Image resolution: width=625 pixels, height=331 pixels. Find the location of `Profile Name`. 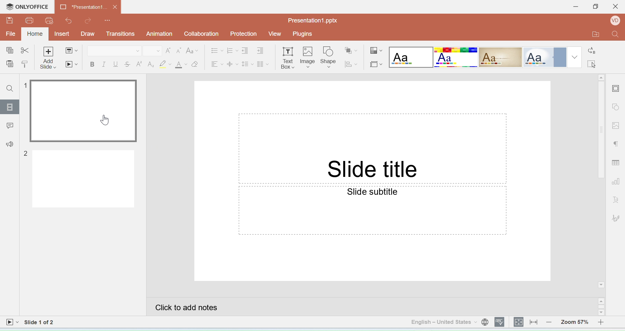

Profile Name is located at coordinates (614, 21).